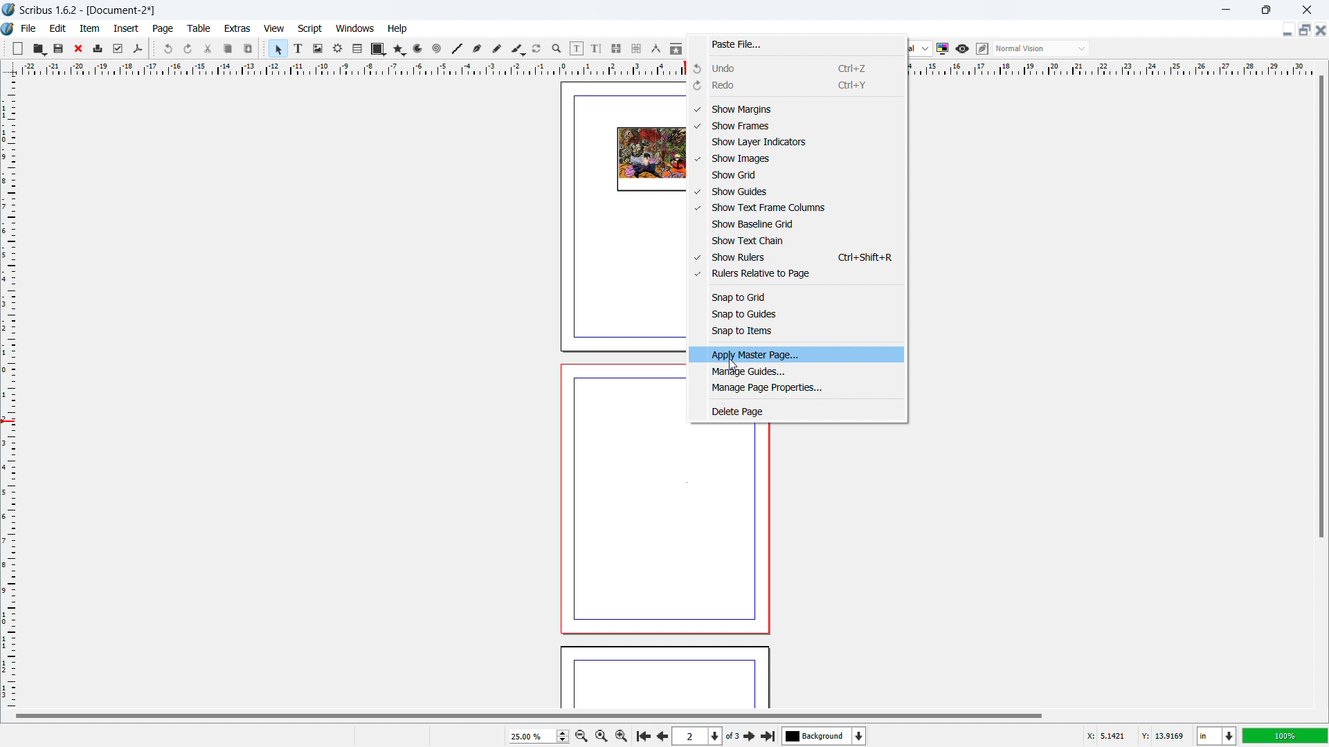 The image size is (1329, 747). I want to click on show baseline grid toggle, so click(797, 224).